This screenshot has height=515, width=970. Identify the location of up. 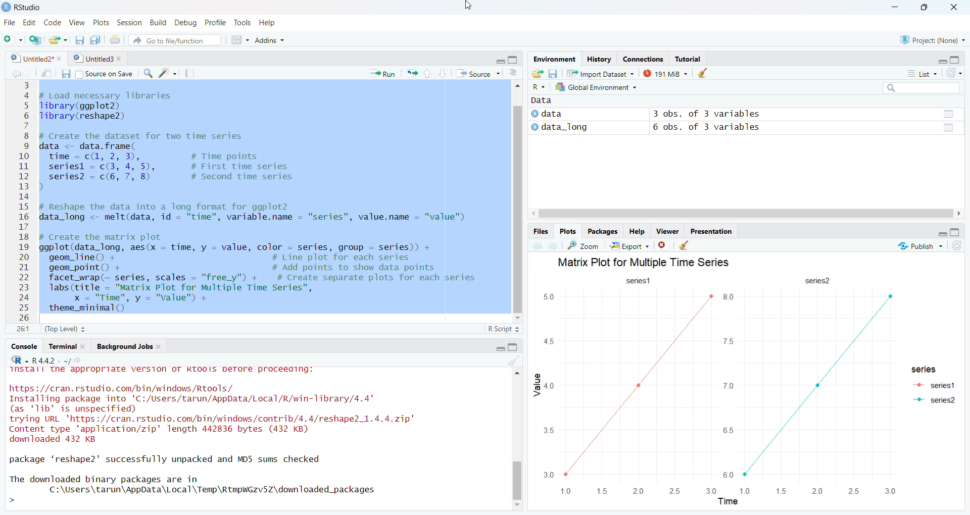
(427, 73).